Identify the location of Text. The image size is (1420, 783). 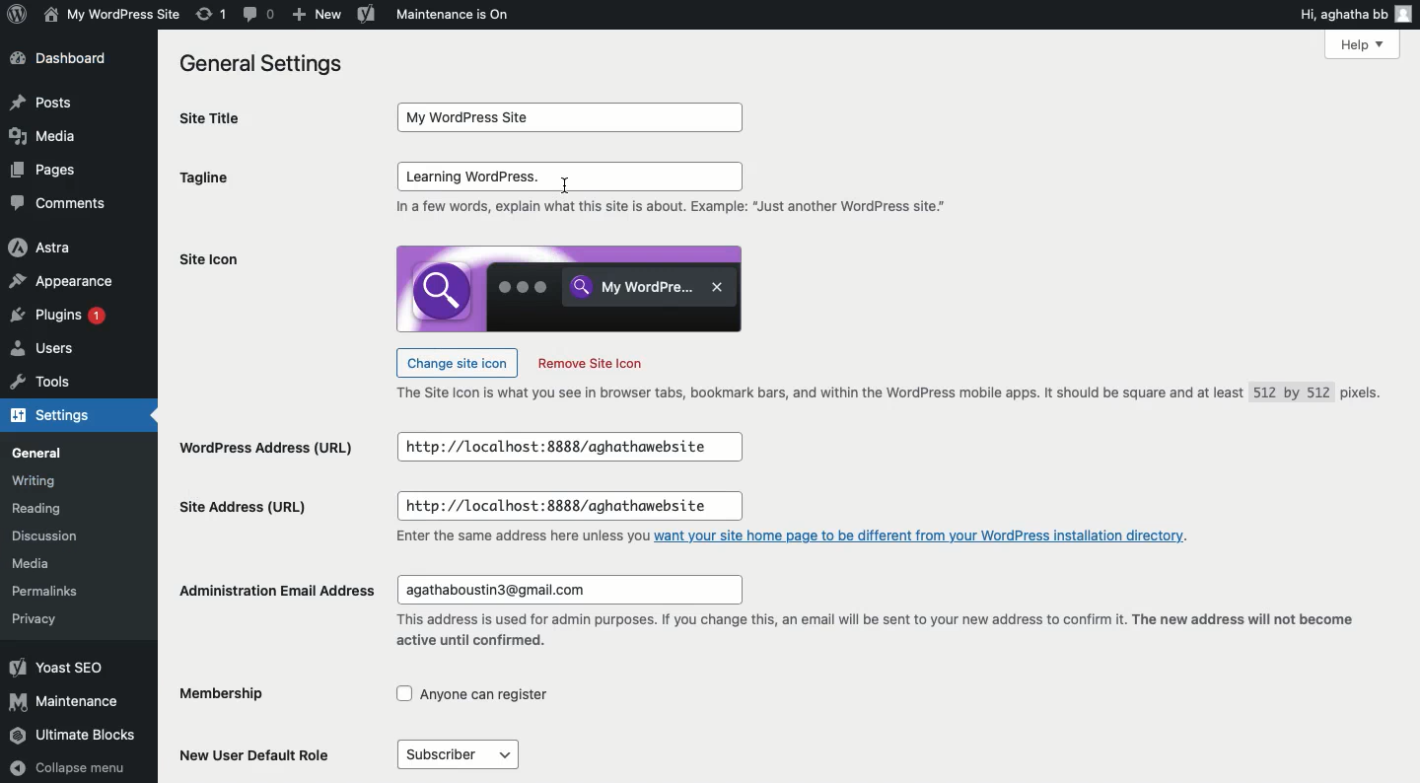
(896, 394).